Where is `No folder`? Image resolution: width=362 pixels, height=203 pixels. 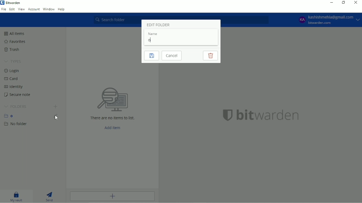
No folder is located at coordinates (16, 124).